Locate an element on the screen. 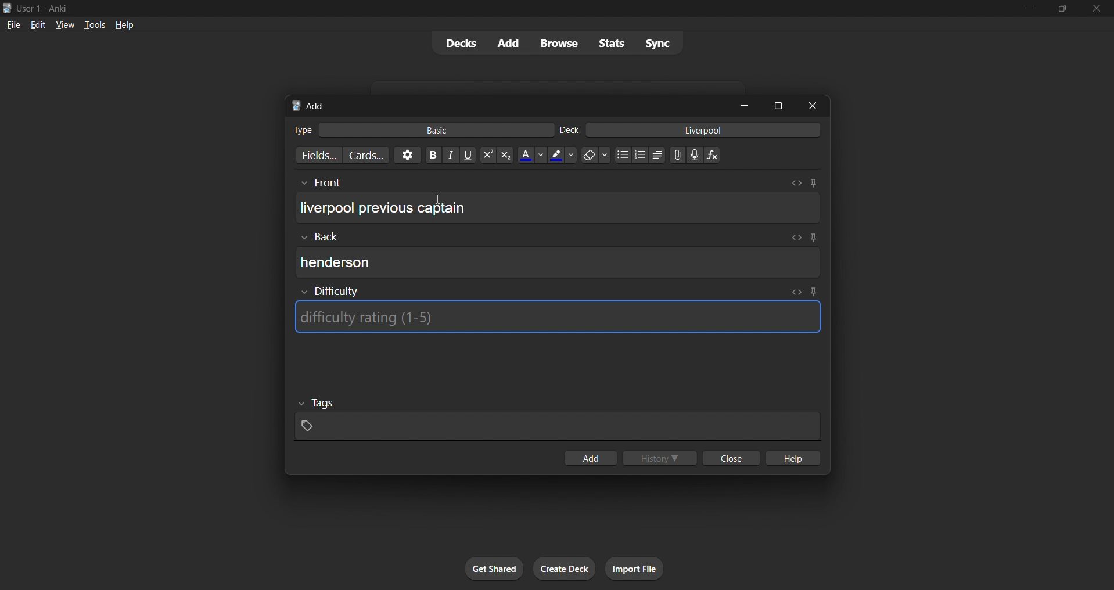  title bar is located at coordinates (502, 7).